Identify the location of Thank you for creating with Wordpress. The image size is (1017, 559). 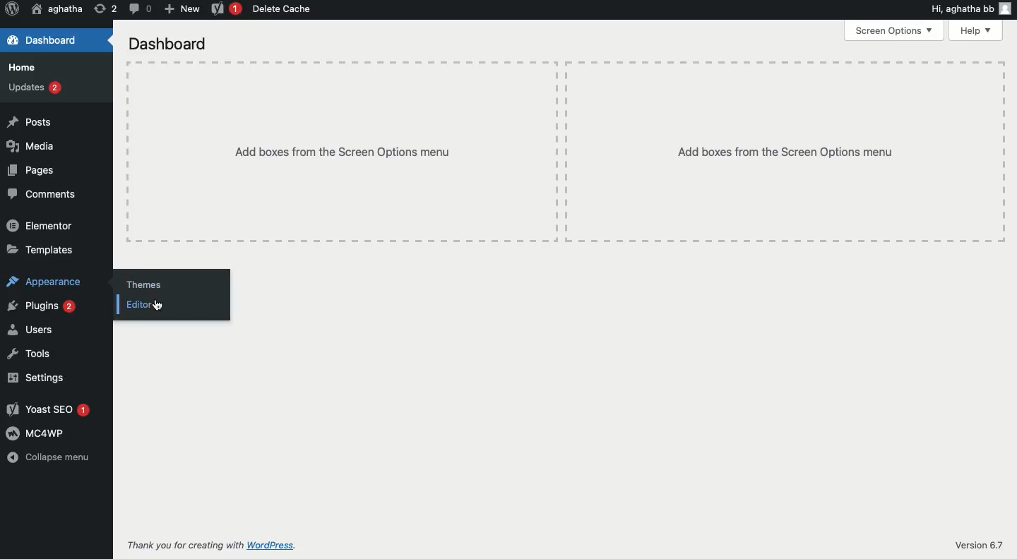
(210, 546).